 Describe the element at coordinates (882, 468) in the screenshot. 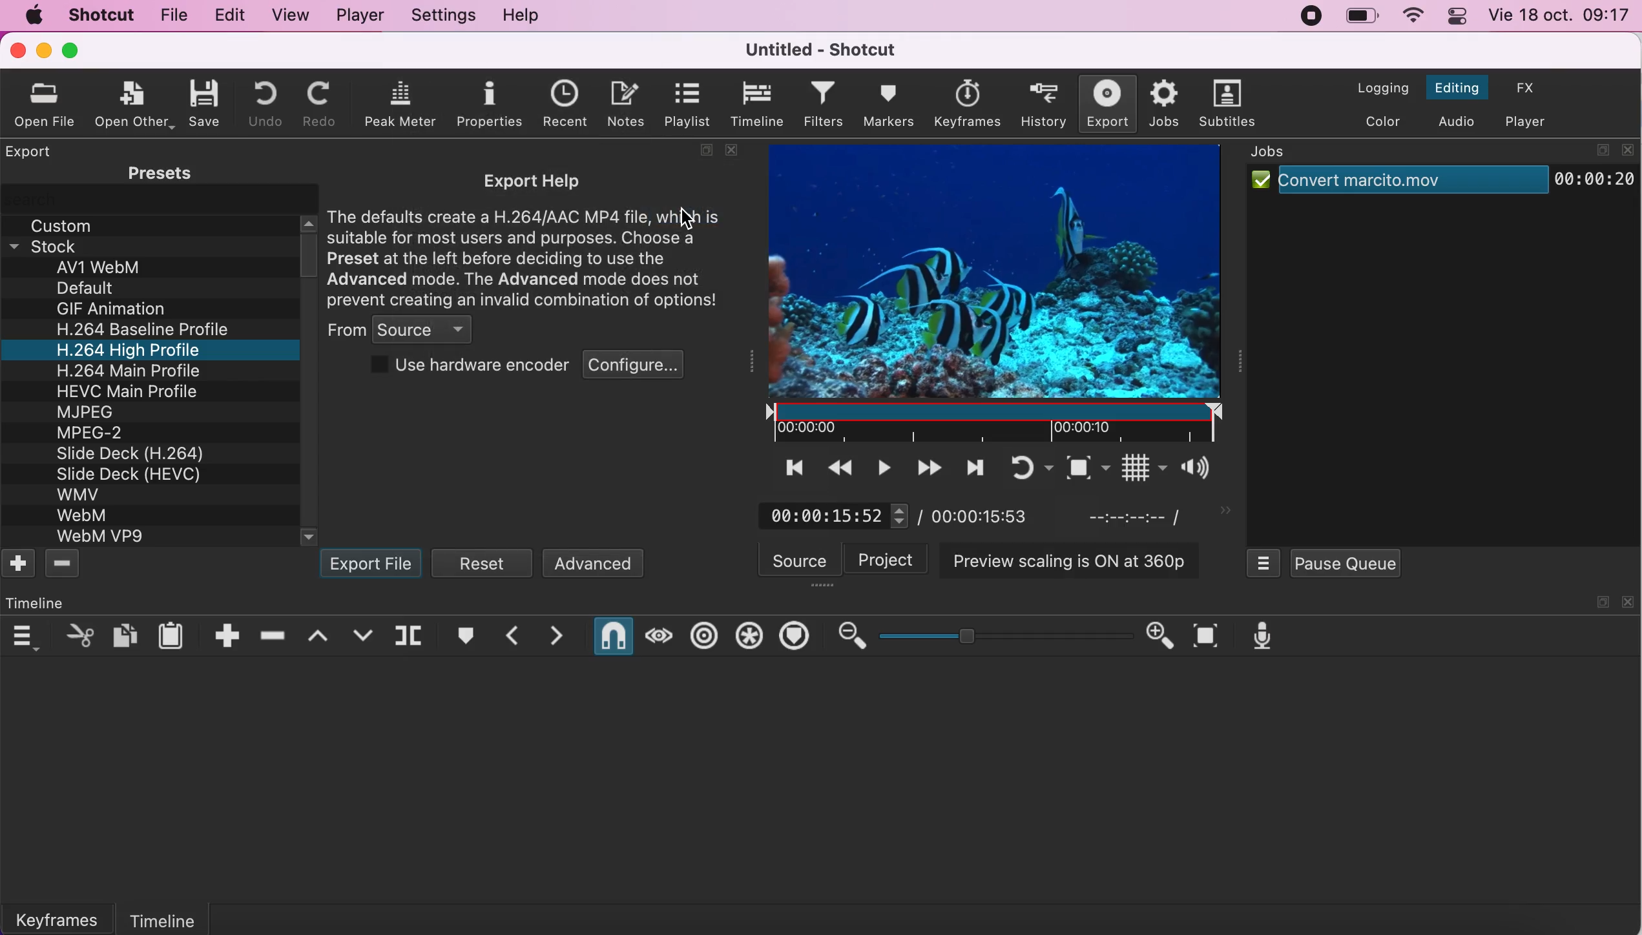

I see `toggle play or pause` at that location.